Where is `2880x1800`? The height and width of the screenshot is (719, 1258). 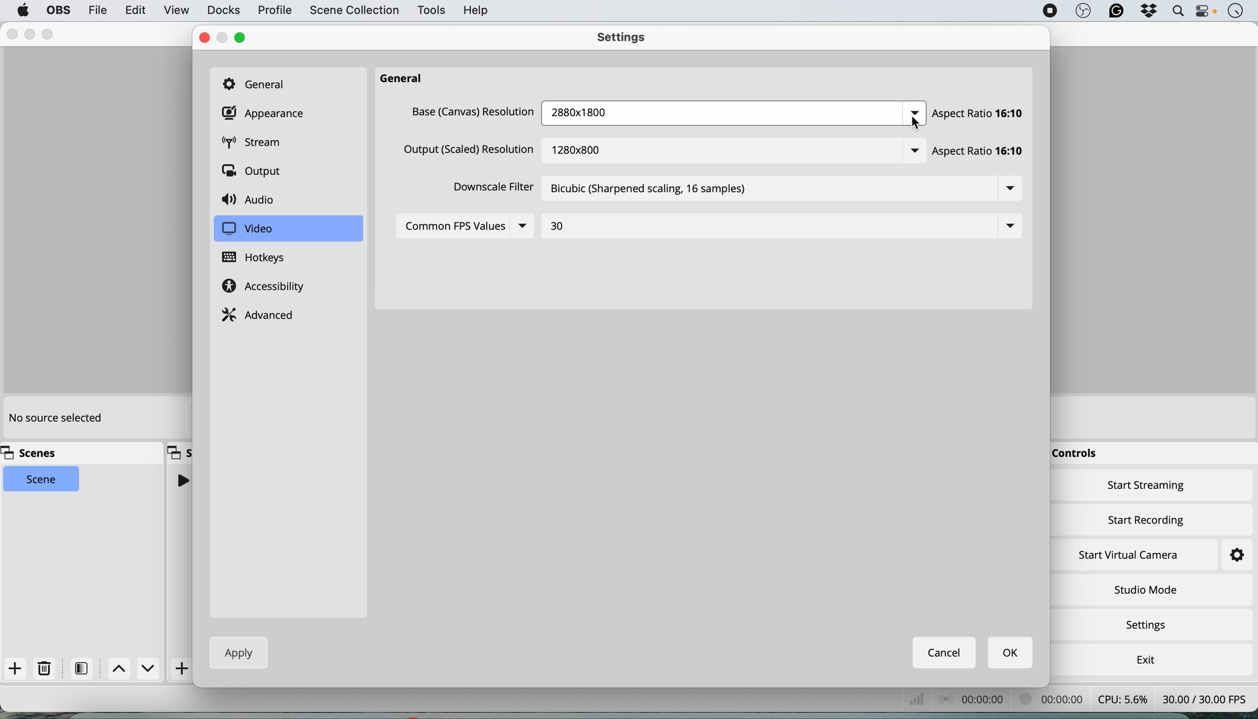
2880x1800 is located at coordinates (605, 114).